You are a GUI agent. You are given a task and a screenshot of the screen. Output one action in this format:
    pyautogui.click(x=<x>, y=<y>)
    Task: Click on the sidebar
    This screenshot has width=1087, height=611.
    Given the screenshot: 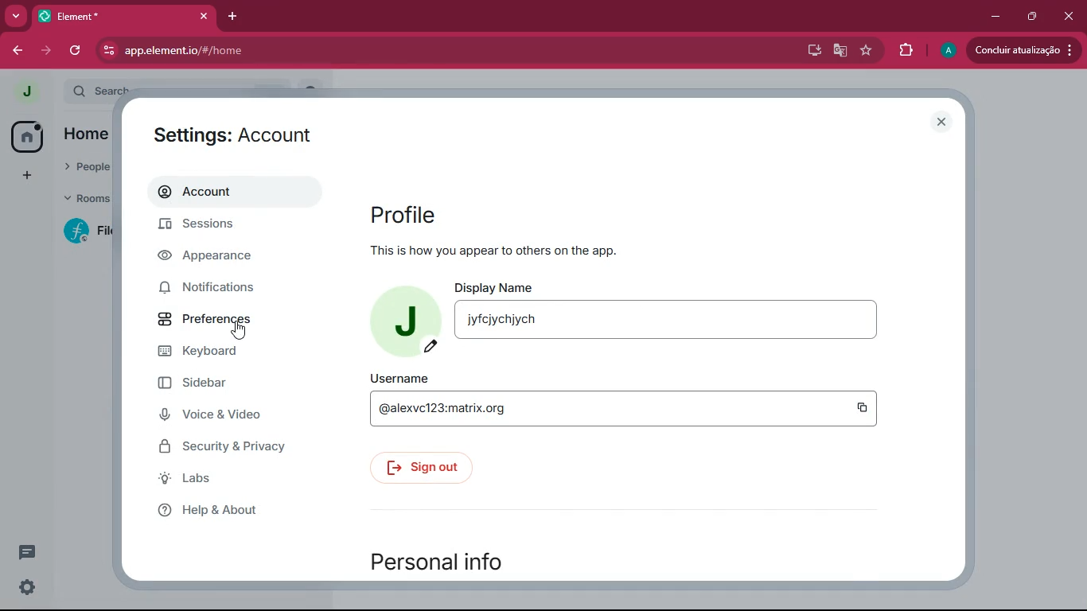 What is the action you would take?
    pyautogui.click(x=216, y=385)
    